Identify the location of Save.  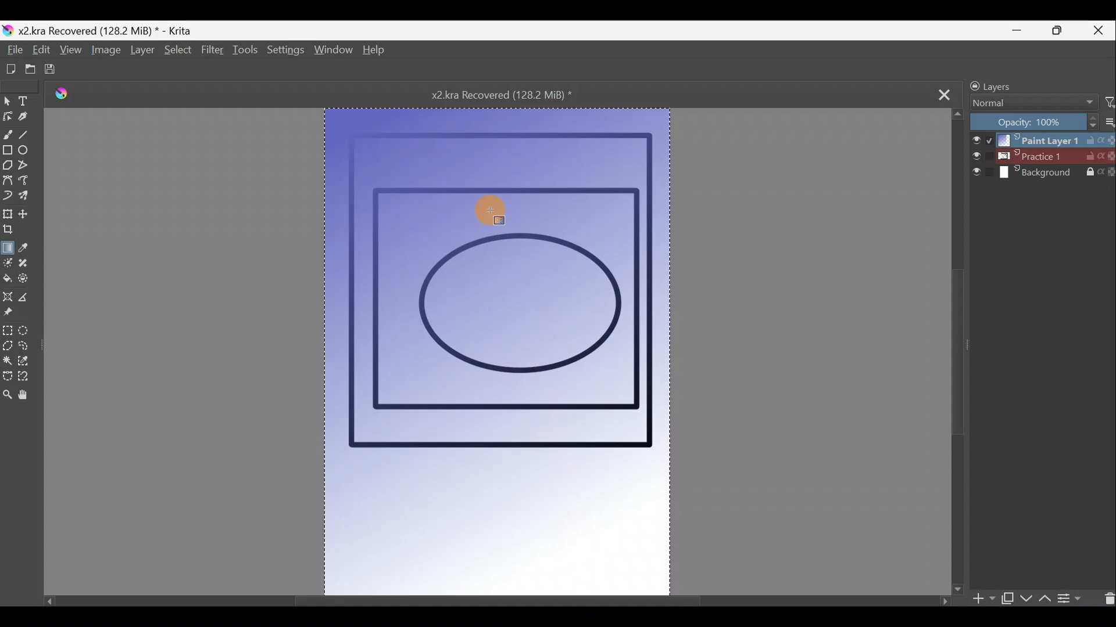
(55, 70).